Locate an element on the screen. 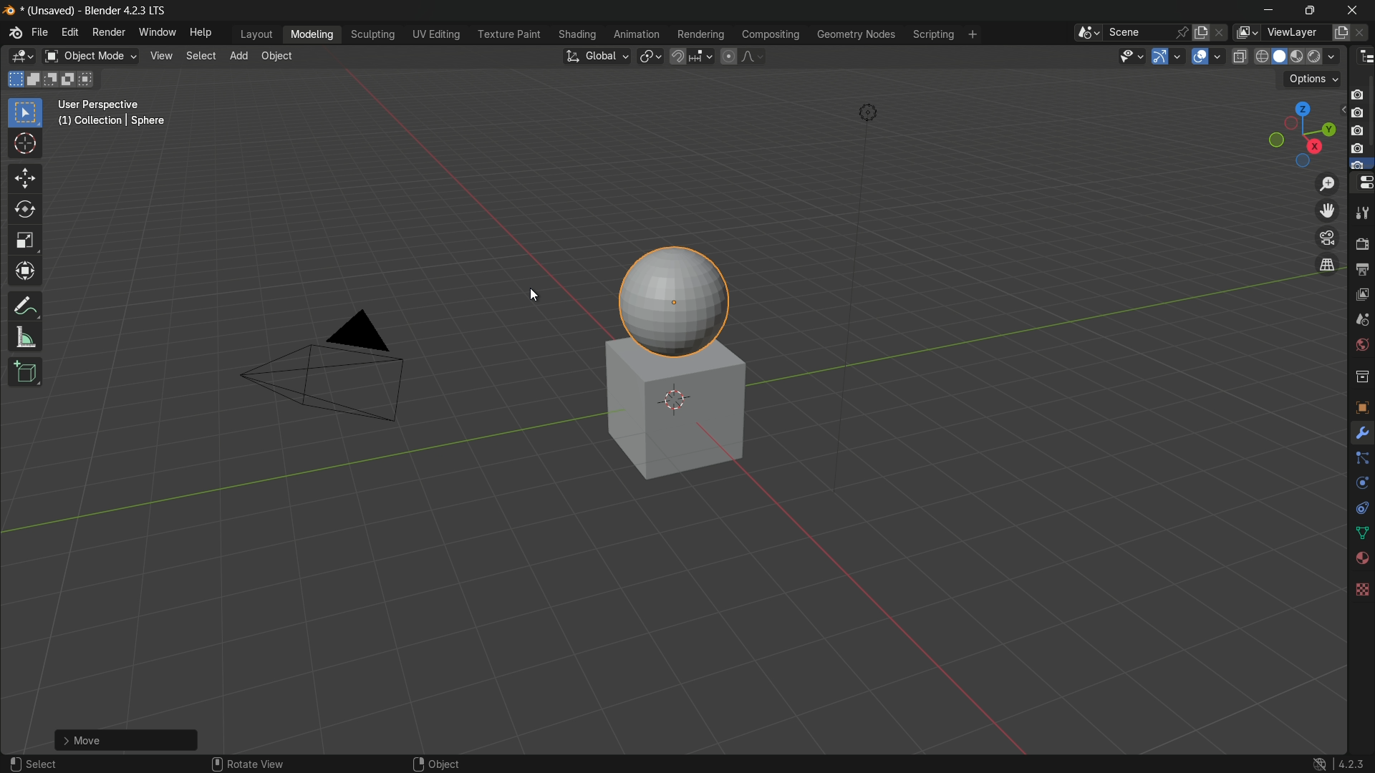 The image size is (1375, 773). extend existing selection is located at coordinates (35, 79).